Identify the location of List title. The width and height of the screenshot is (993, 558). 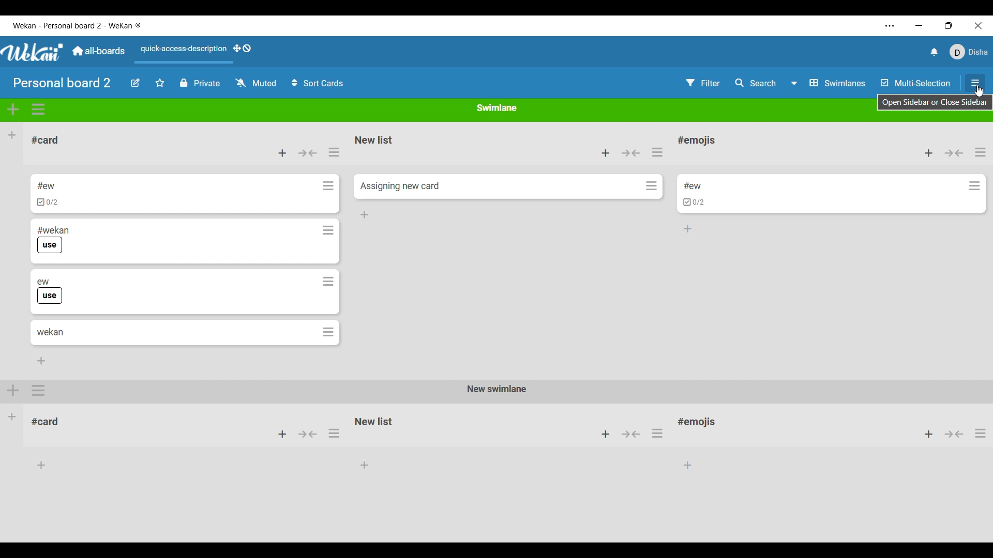
(374, 139).